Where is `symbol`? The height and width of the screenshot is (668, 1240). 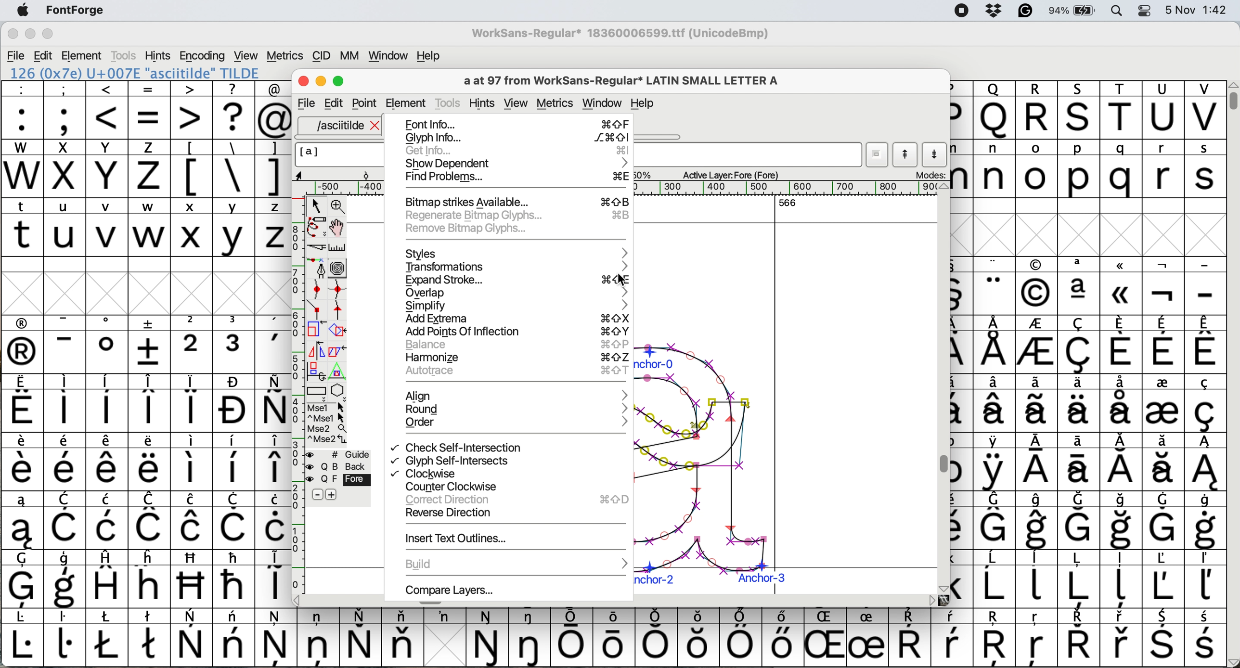
symbol is located at coordinates (191, 520).